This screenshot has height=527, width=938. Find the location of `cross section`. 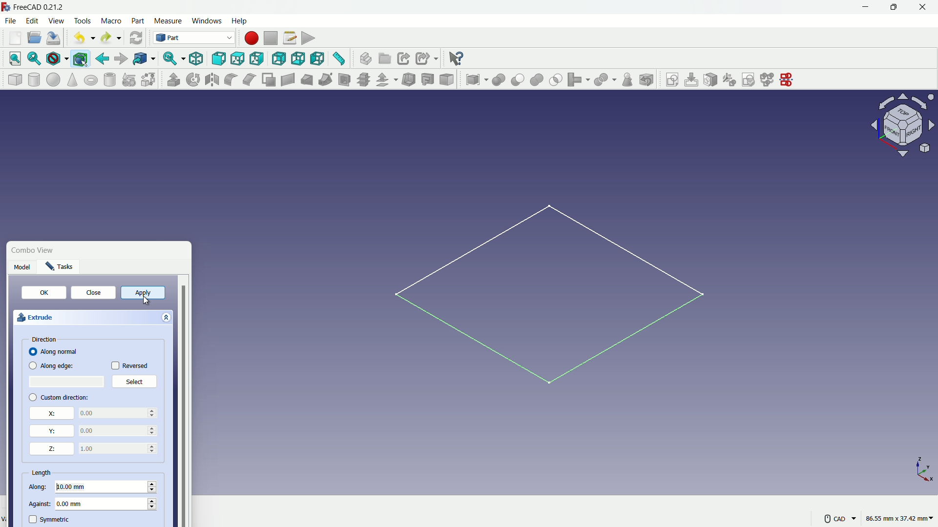

cross section is located at coordinates (365, 79).